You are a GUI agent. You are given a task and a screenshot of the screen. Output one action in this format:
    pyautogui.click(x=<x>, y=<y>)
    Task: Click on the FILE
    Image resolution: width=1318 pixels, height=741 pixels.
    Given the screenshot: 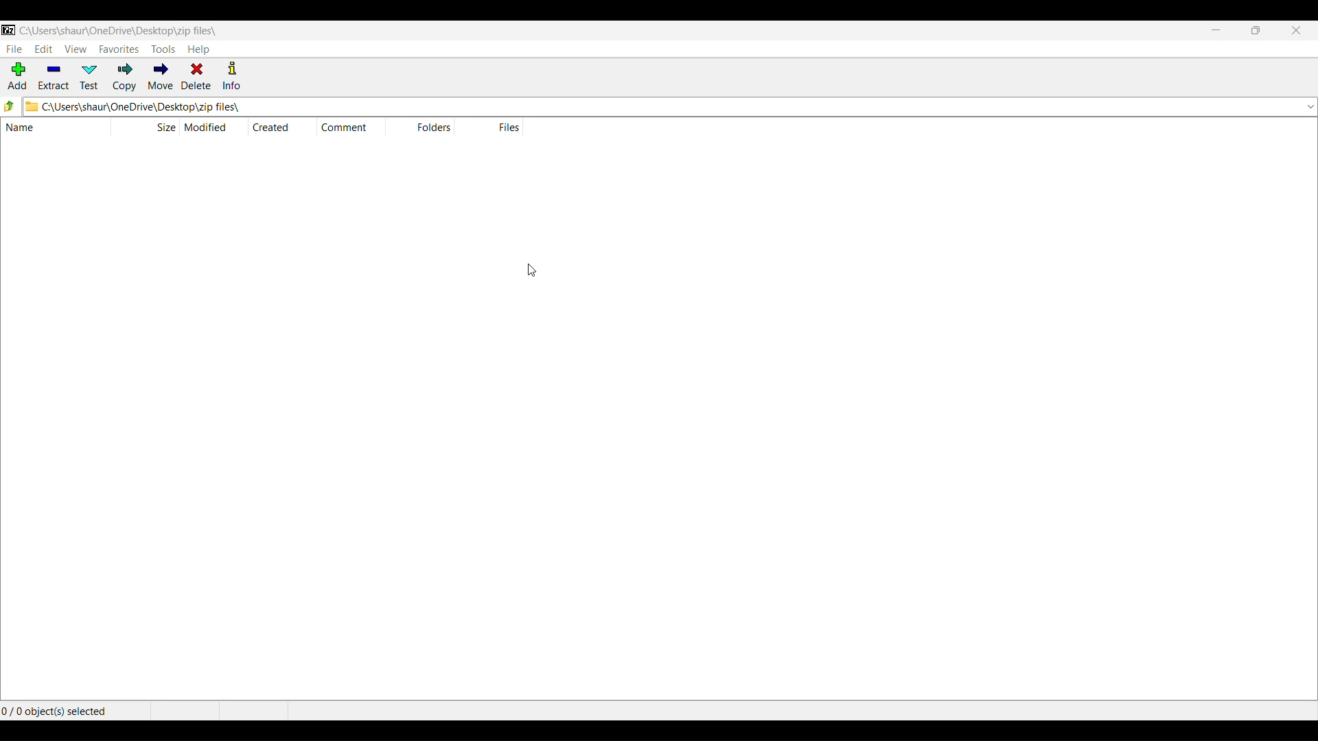 What is the action you would take?
    pyautogui.click(x=13, y=49)
    